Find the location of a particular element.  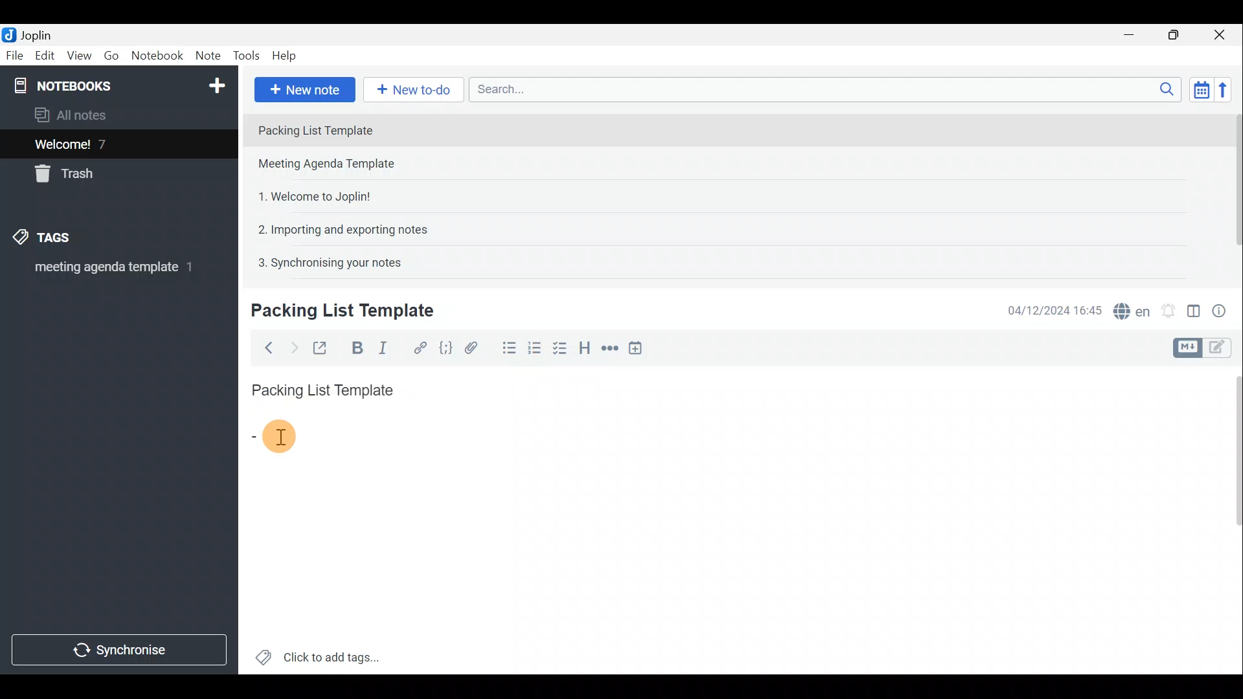

Bold is located at coordinates (355, 347).